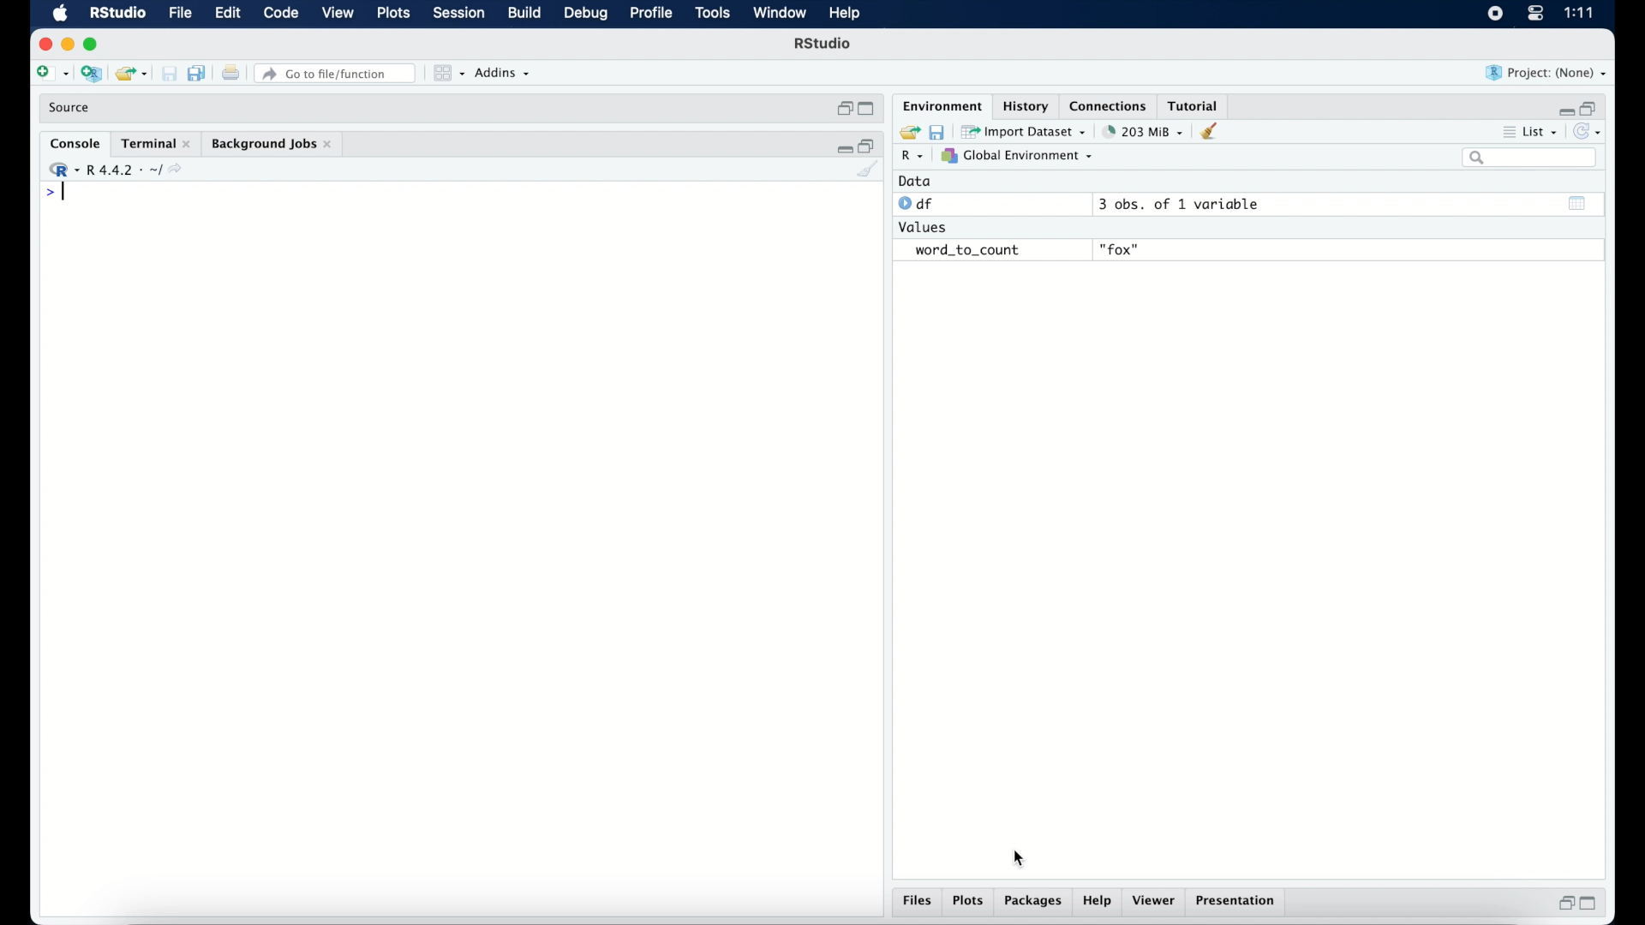 Image resolution: width=1645 pixels, height=925 pixels. Describe the element at coordinates (1532, 134) in the screenshot. I see `list` at that location.